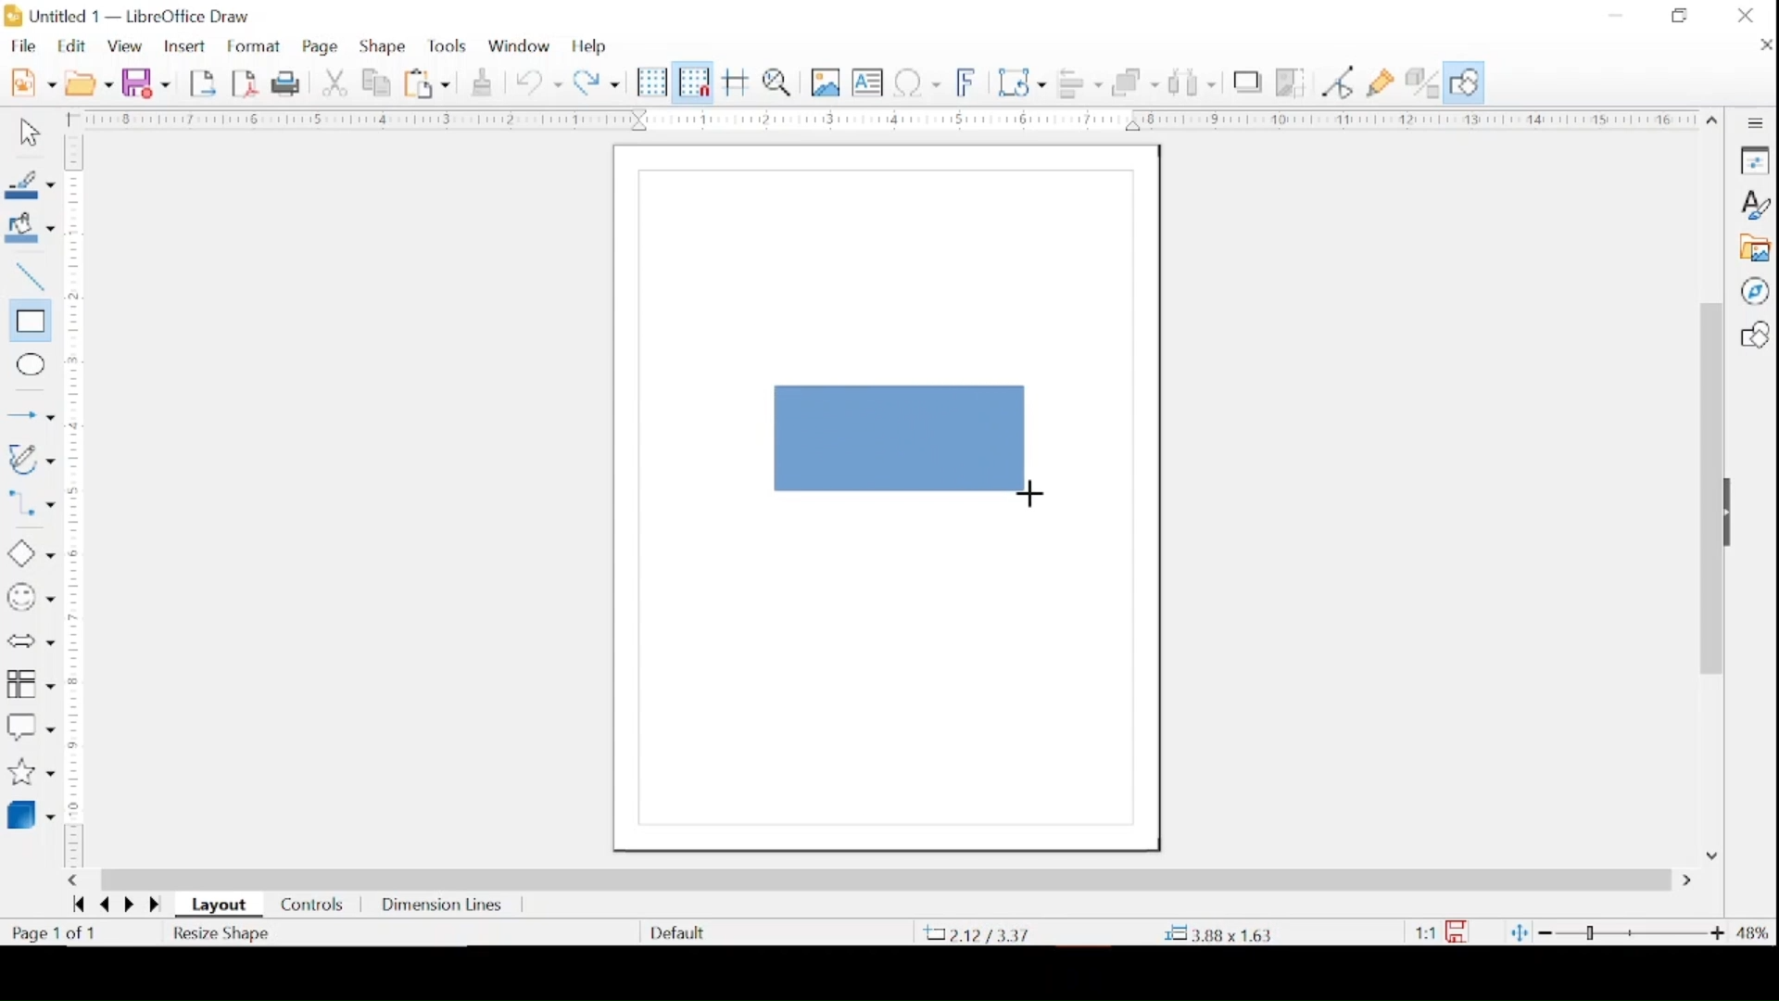 The image size is (1779, 1001). I want to click on restore down, so click(1679, 15).